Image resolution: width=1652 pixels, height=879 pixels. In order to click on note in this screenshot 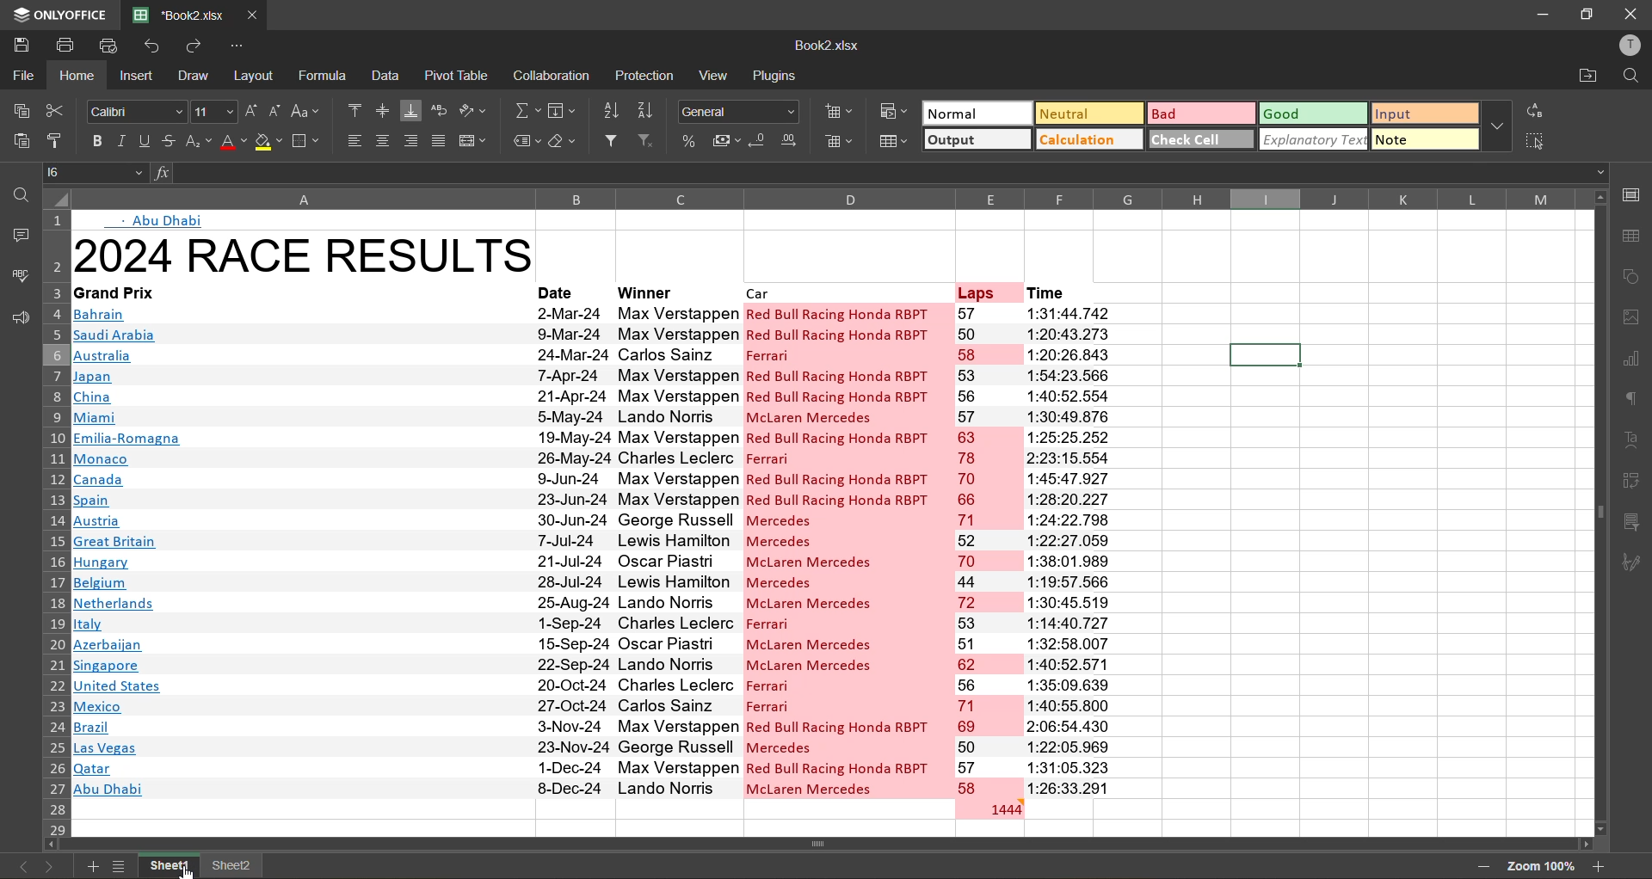, I will do `click(1425, 139)`.